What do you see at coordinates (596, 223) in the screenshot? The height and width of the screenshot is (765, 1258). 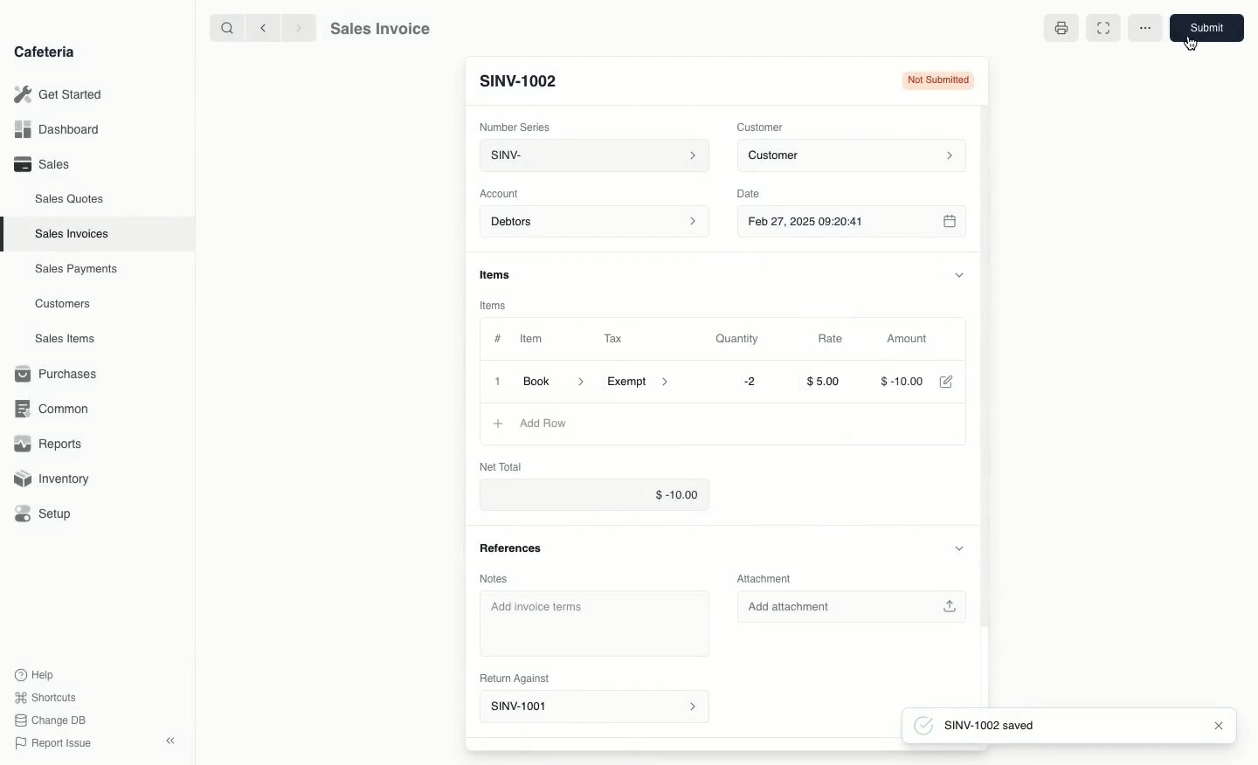 I see `Debtors ` at bounding box center [596, 223].